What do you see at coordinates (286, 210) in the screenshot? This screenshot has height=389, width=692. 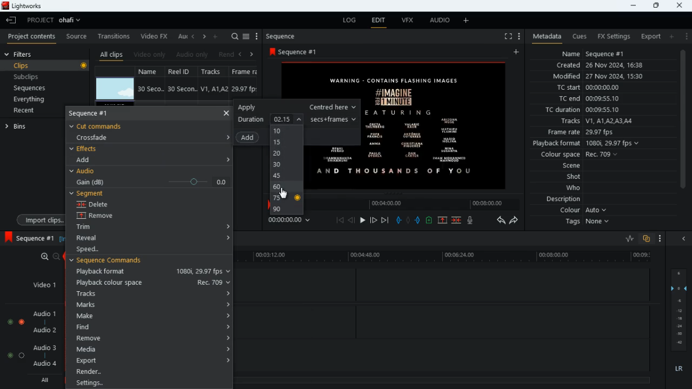 I see `90` at bounding box center [286, 210].